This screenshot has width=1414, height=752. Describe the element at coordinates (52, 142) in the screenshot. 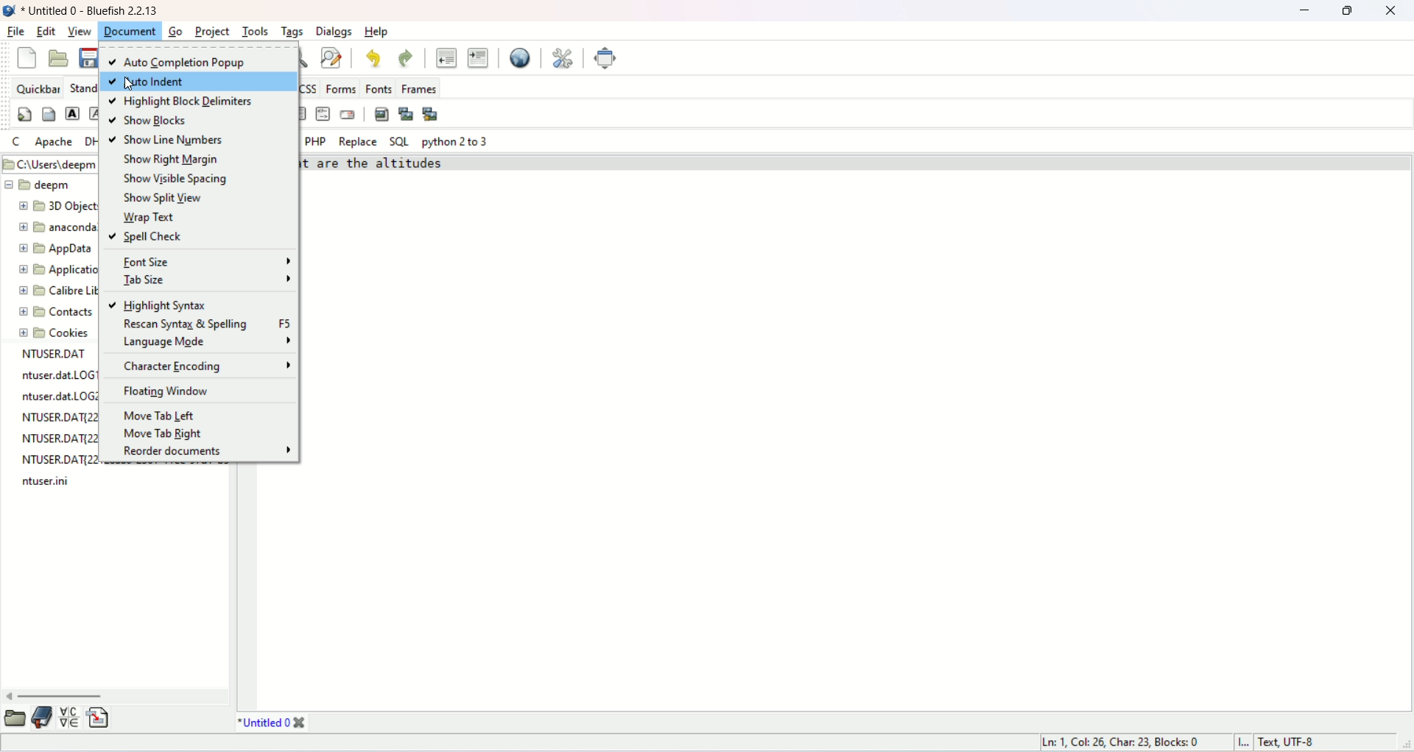

I see `Apache` at that location.